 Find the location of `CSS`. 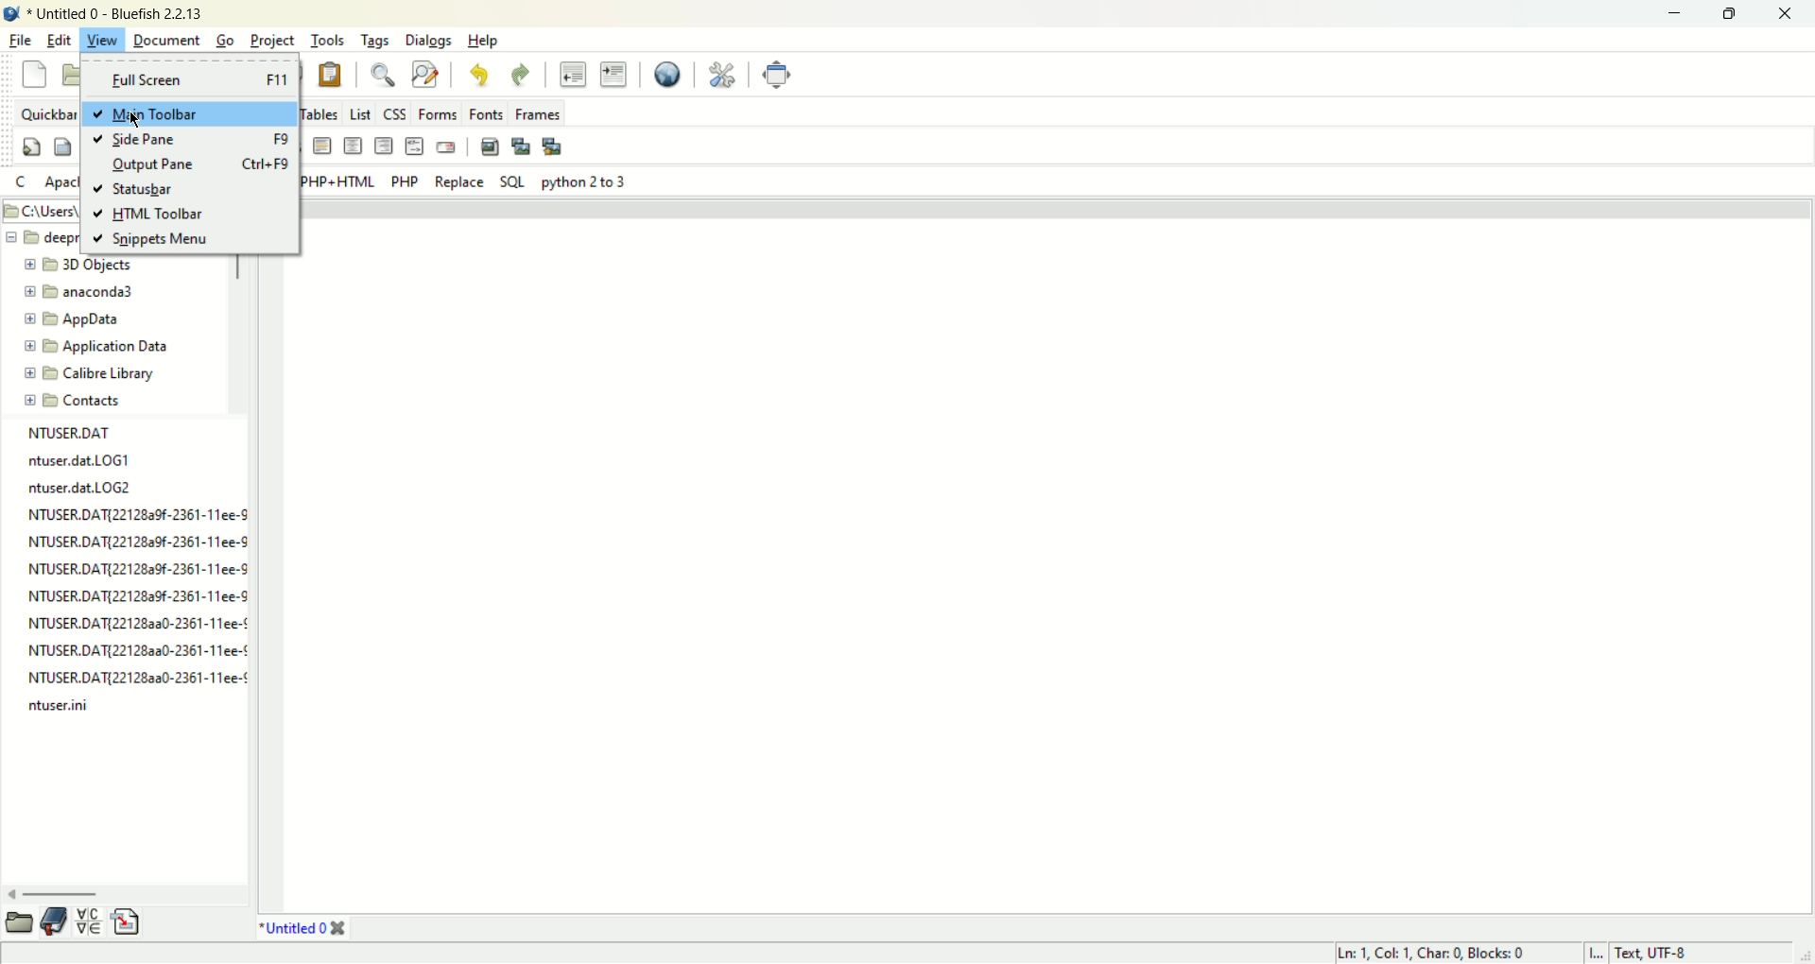

CSS is located at coordinates (396, 113).